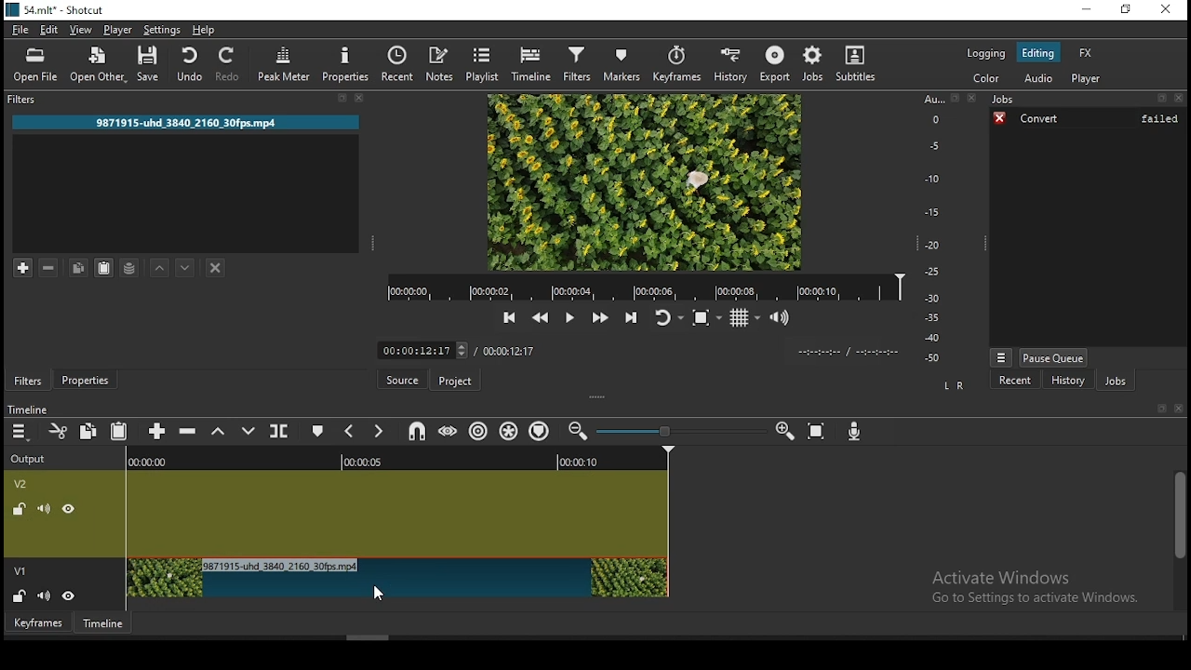 The width and height of the screenshot is (1191, 670). What do you see at coordinates (157, 434) in the screenshot?
I see `append` at bounding box center [157, 434].